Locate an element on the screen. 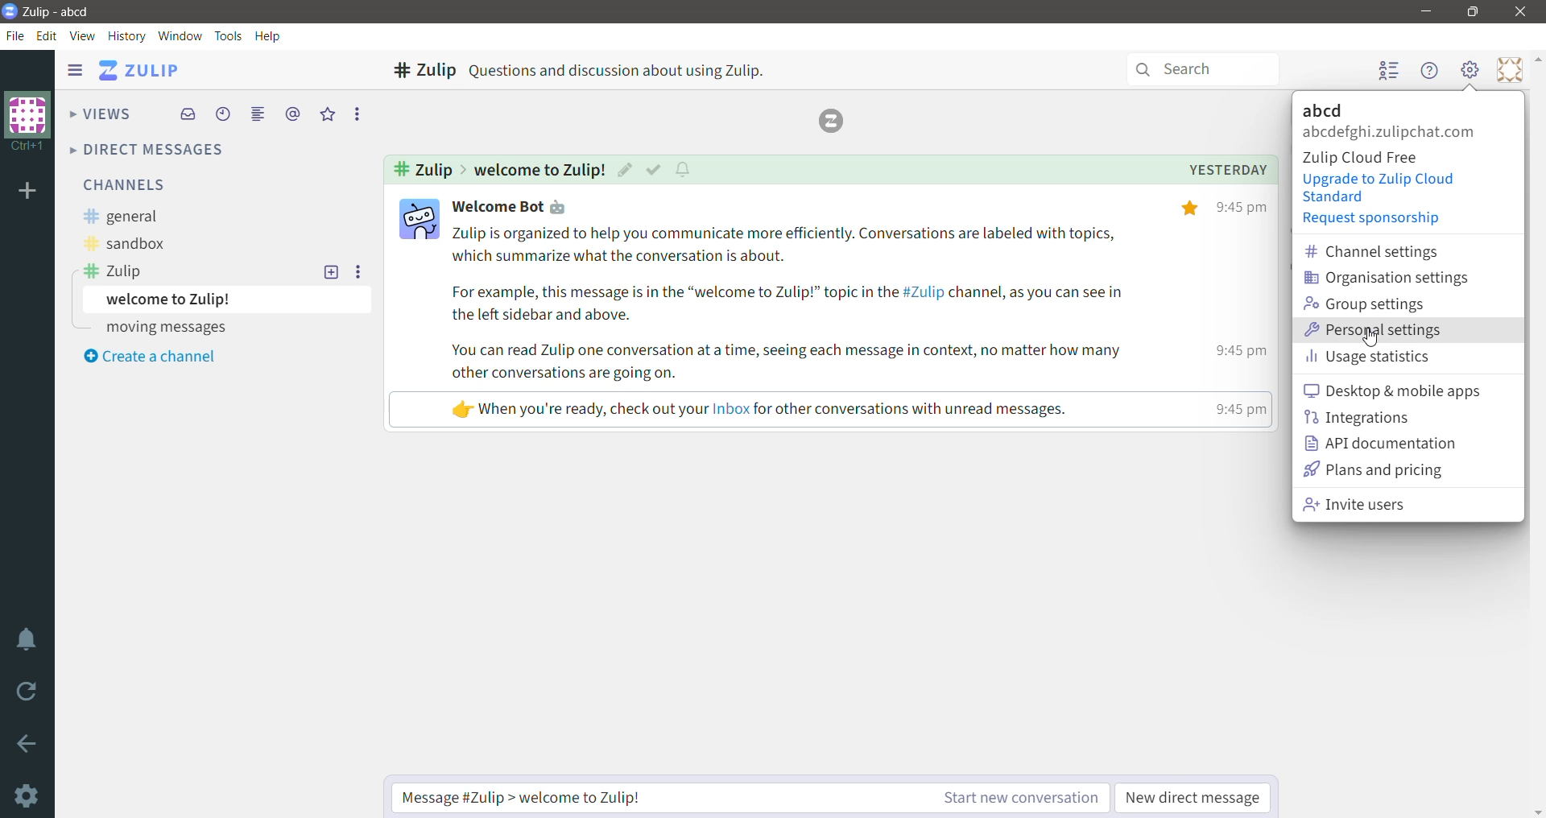  sandbox is located at coordinates (124, 242).